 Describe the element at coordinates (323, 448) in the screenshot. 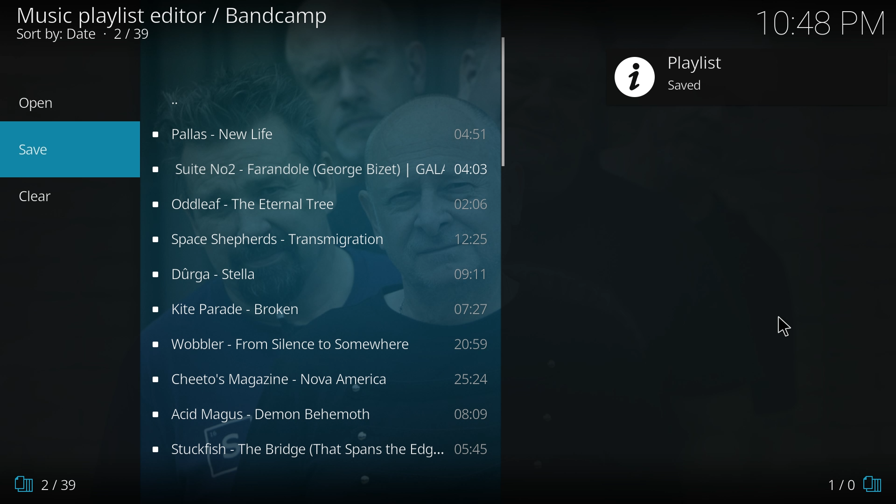

I see `song` at that location.